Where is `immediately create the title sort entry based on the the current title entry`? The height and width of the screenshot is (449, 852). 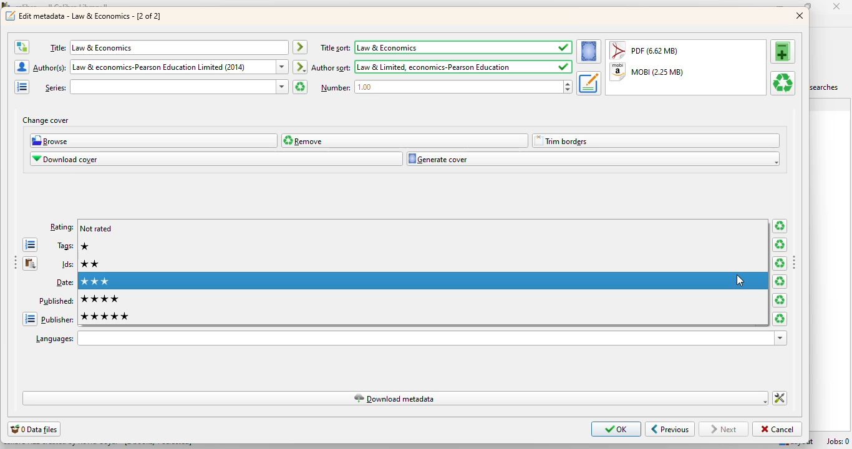 immediately create the title sort entry based on the the current title entry is located at coordinates (300, 47).